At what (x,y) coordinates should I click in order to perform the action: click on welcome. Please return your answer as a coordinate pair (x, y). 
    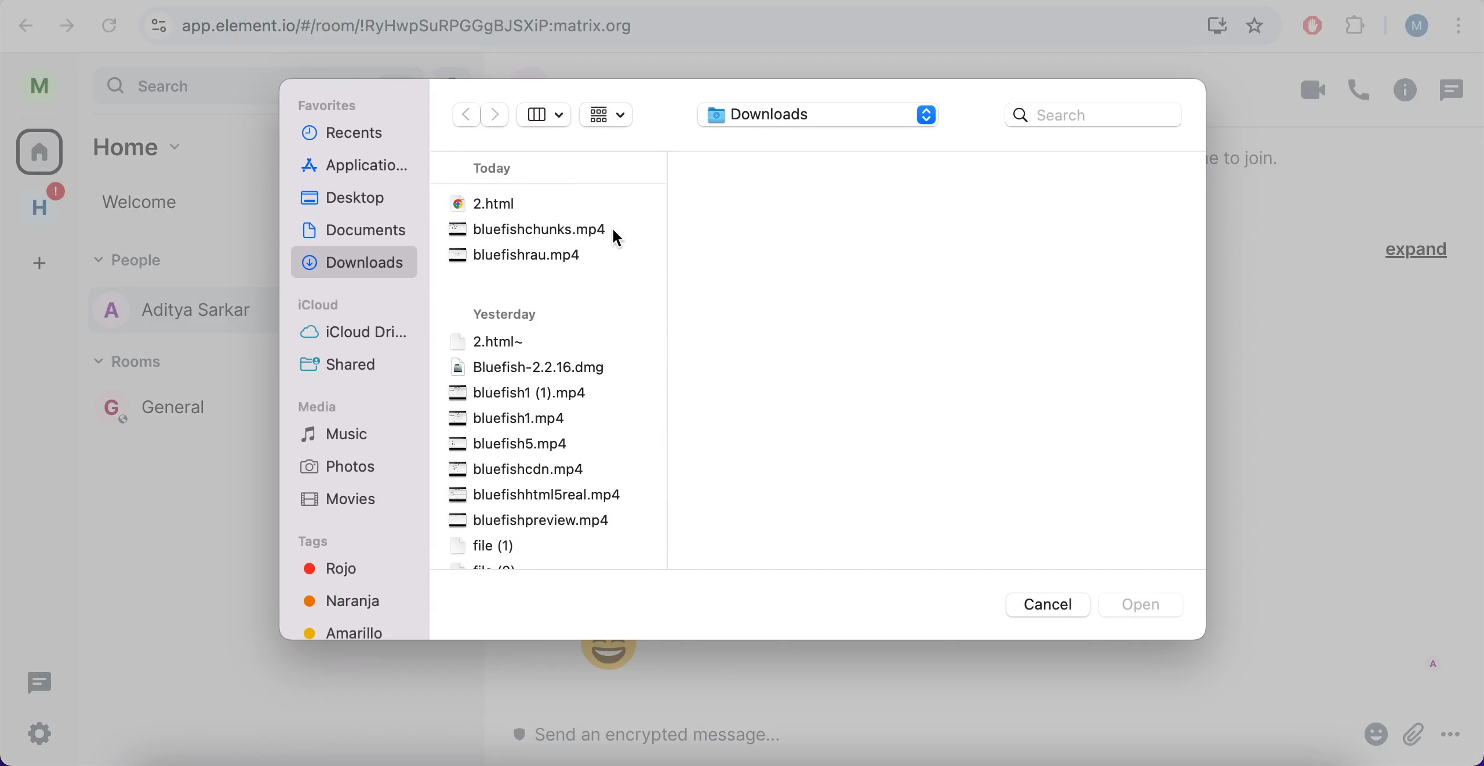
    Looking at the image, I should click on (150, 201).